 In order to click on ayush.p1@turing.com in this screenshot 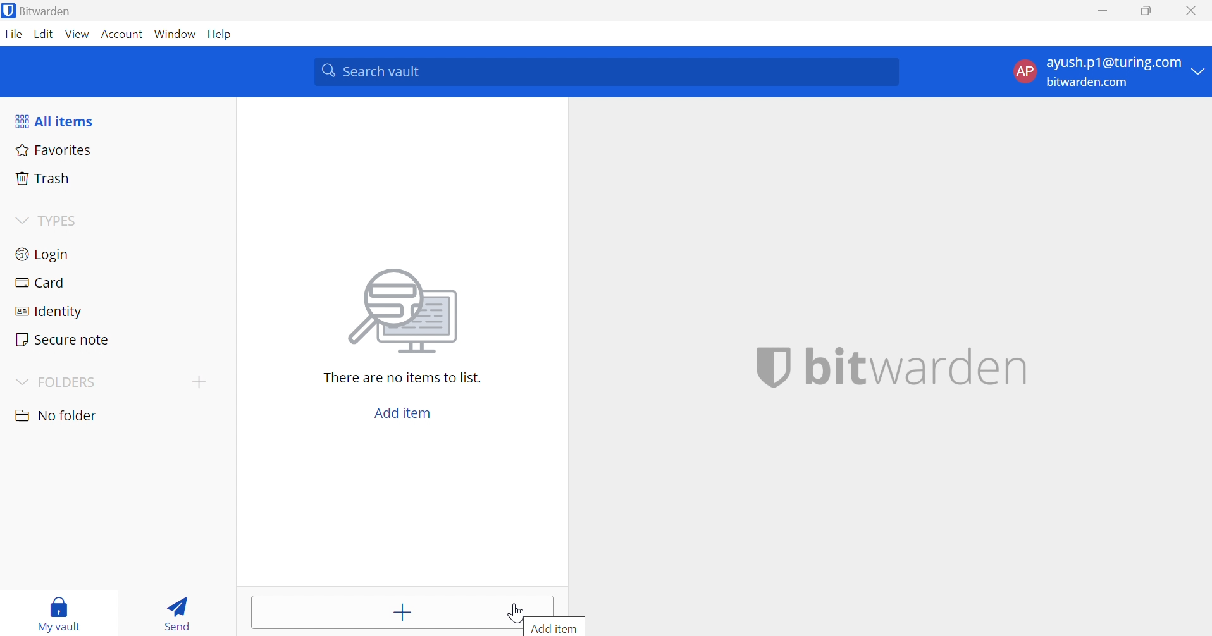, I will do `click(1113, 63)`.